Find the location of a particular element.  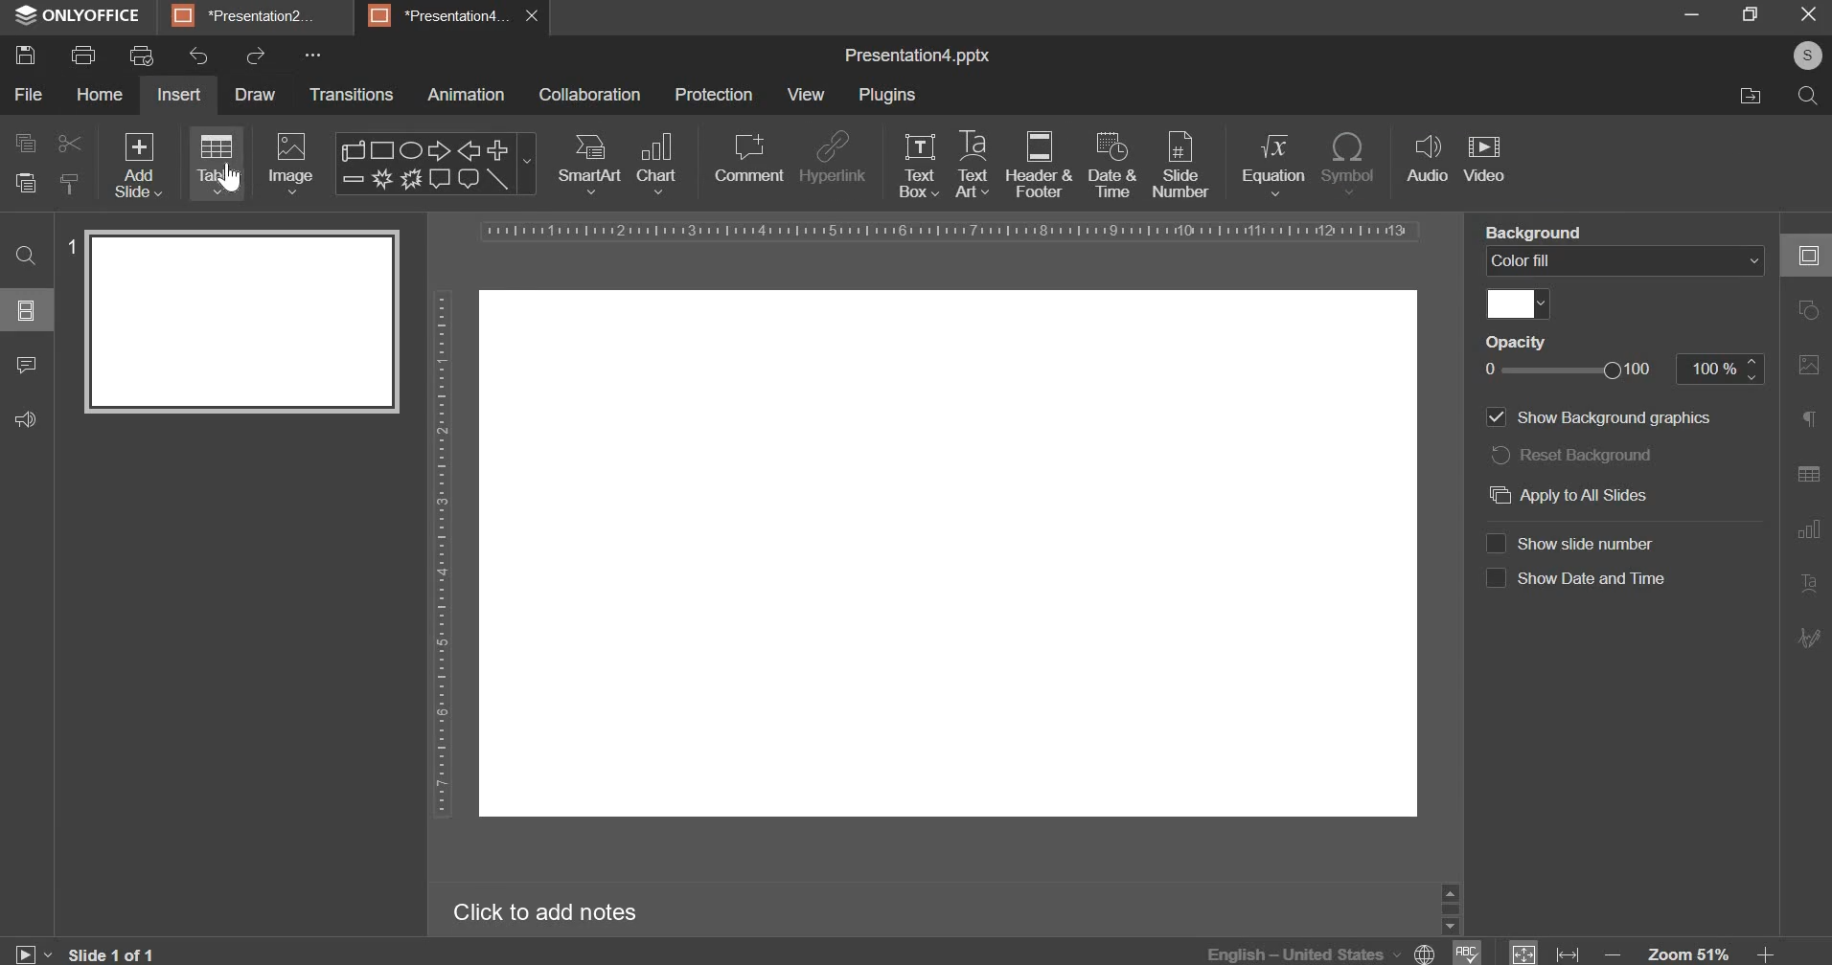

symbol is located at coordinates (1354, 164).